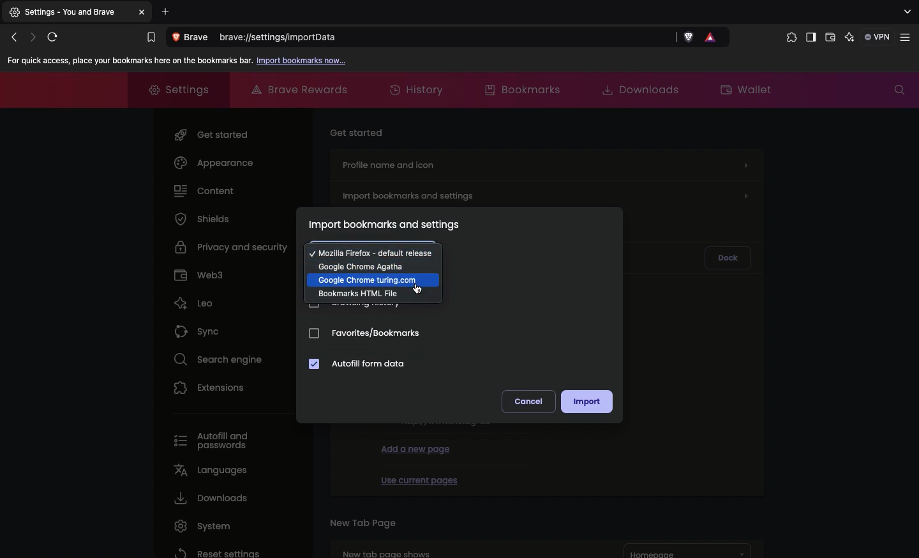  What do you see at coordinates (362, 522) in the screenshot?
I see `New tab page` at bounding box center [362, 522].